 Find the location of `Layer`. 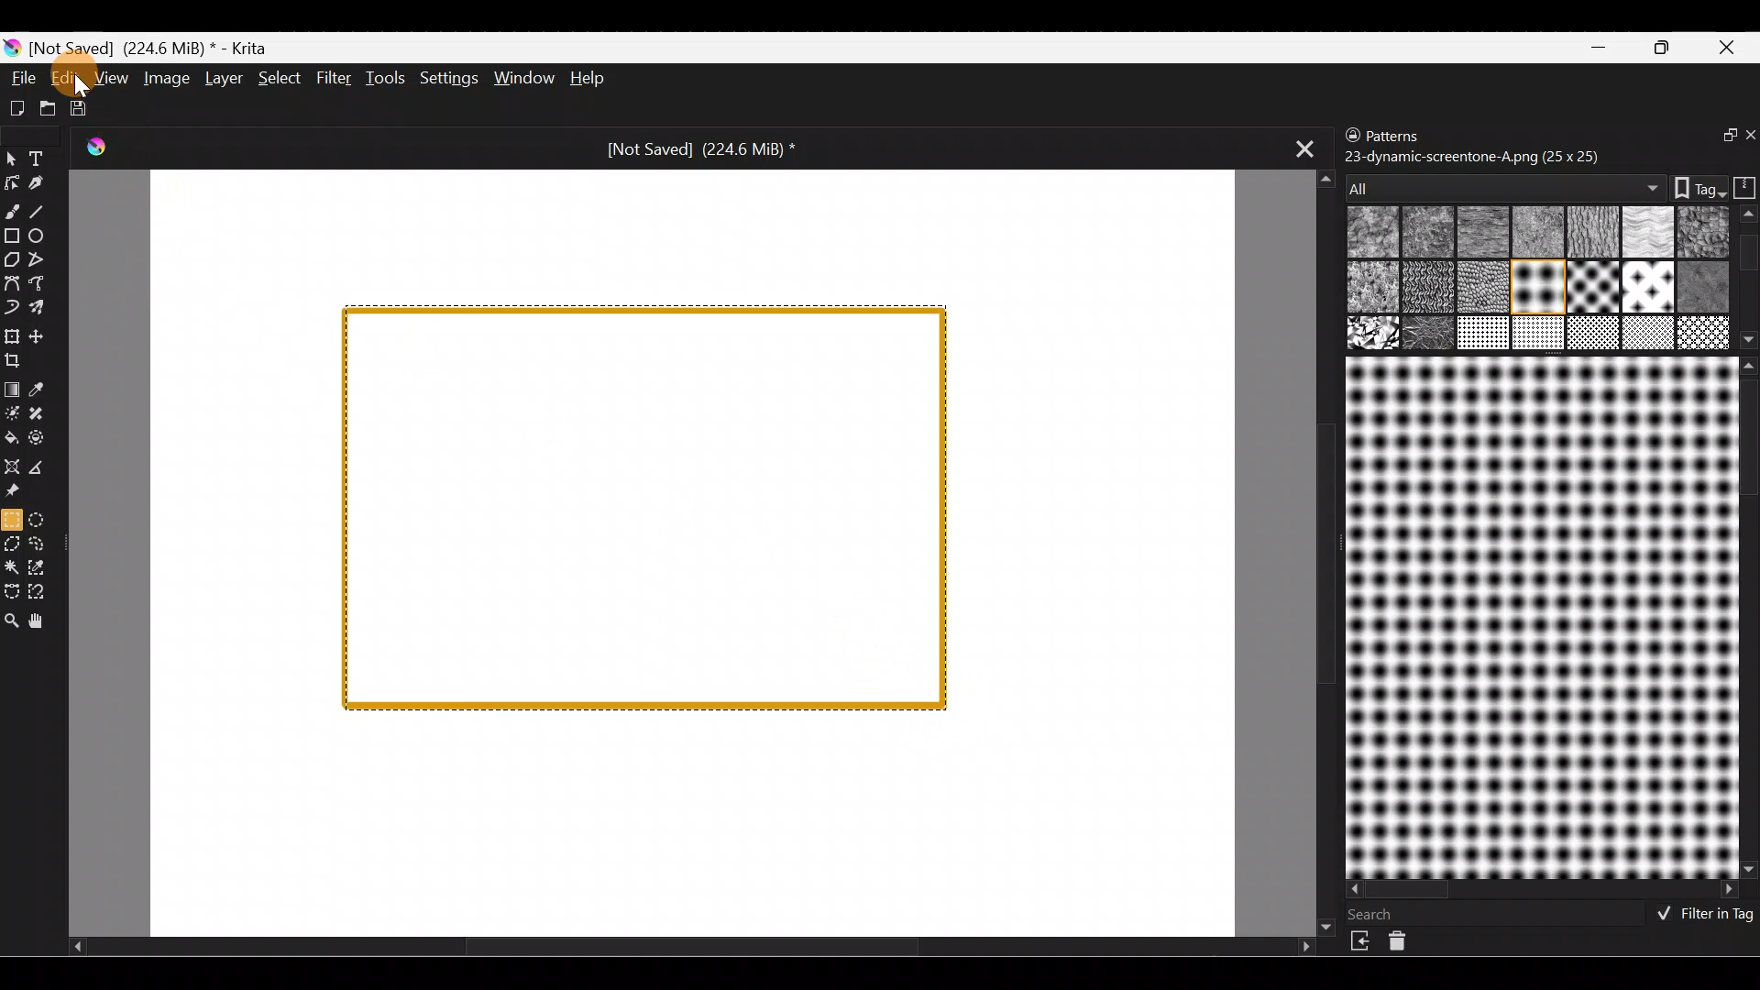

Layer is located at coordinates (223, 78).